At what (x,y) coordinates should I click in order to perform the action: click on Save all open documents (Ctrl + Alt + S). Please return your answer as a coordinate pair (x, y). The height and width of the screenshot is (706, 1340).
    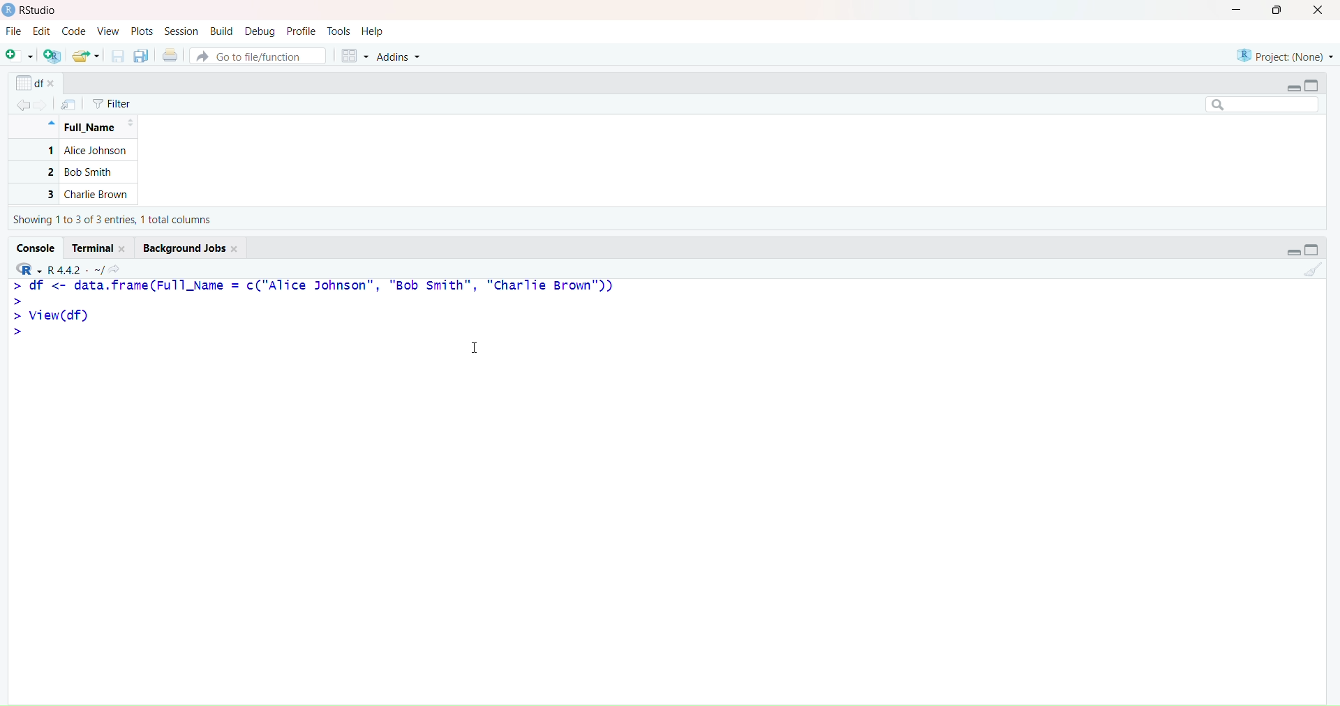
    Looking at the image, I should click on (141, 56).